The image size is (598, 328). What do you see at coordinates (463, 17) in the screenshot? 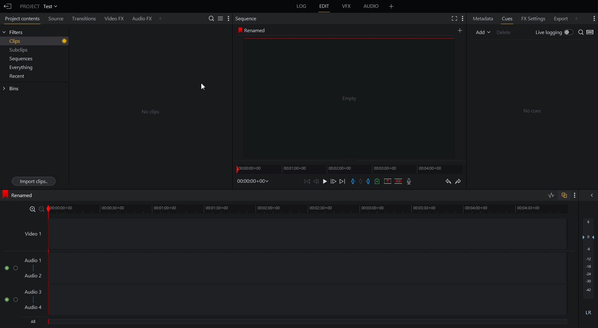
I see `Settings` at bounding box center [463, 17].